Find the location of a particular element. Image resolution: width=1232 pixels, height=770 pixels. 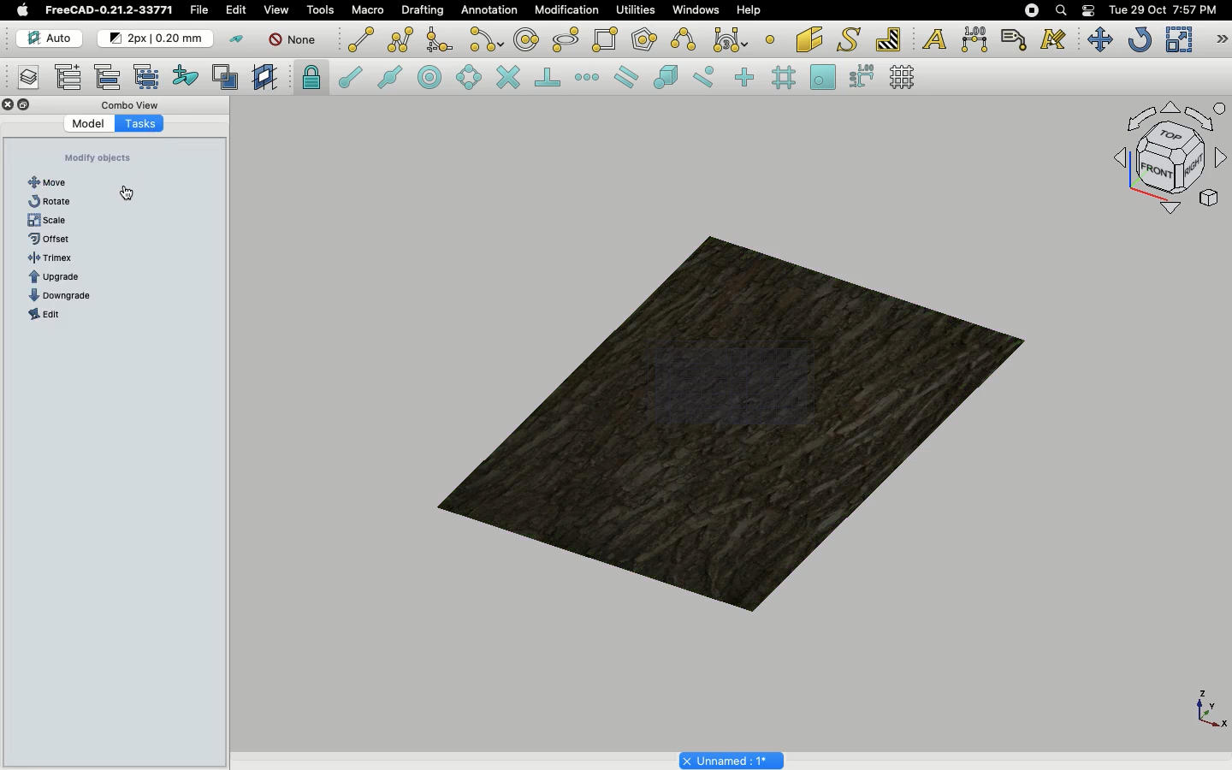

cursor is located at coordinates (127, 192).